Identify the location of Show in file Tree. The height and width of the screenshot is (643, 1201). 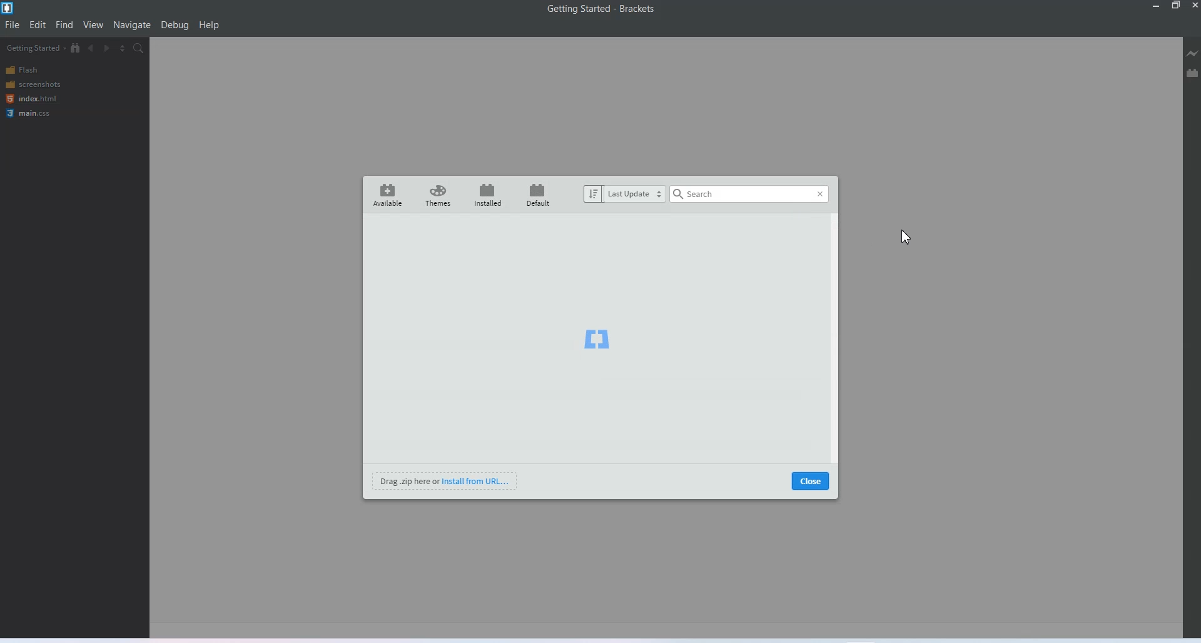
(76, 48).